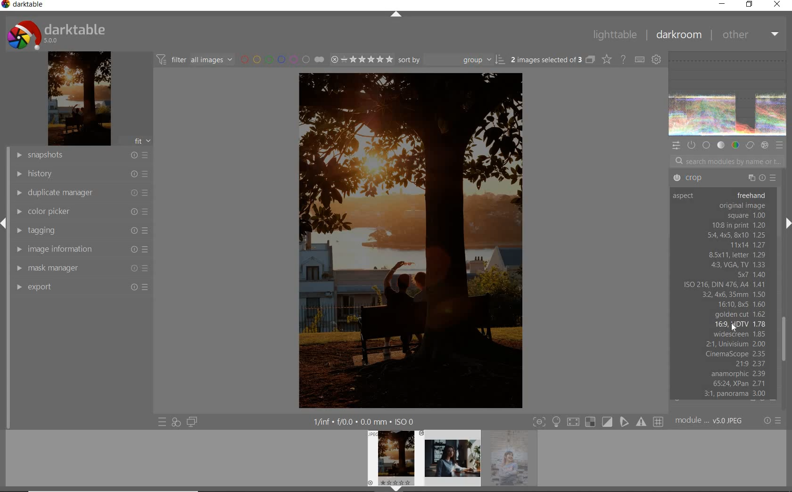 This screenshot has width=792, height=492. Describe the element at coordinates (749, 145) in the screenshot. I see `correct` at that location.